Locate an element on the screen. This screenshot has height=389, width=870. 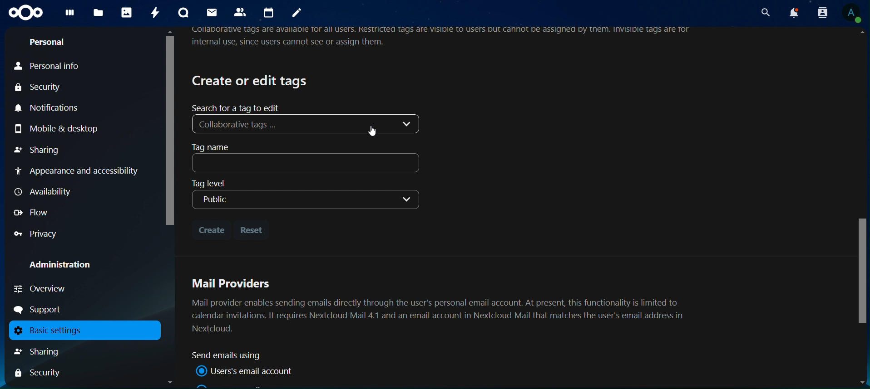
administration is located at coordinates (67, 266).